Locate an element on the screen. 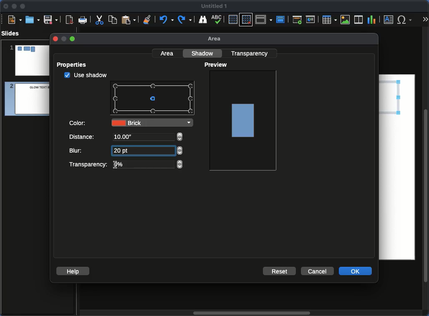 Image resolution: width=429 pixels, height=316 pixels. 20 pt is located at coordinates (123, 151).